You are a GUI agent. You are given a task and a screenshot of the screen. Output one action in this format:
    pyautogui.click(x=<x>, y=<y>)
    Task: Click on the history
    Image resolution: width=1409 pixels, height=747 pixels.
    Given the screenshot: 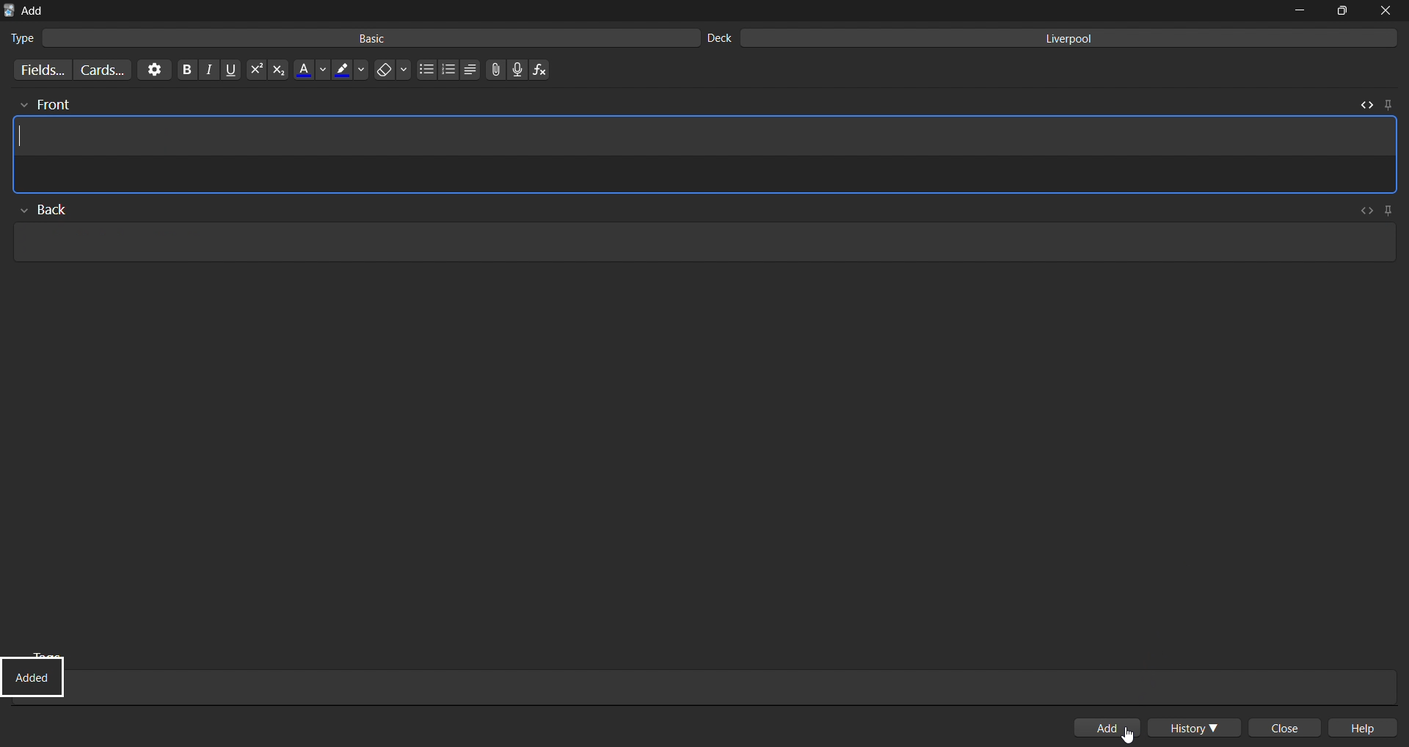 What is the action you would take?
    pyautogui.click(x=1198, y=726)
    